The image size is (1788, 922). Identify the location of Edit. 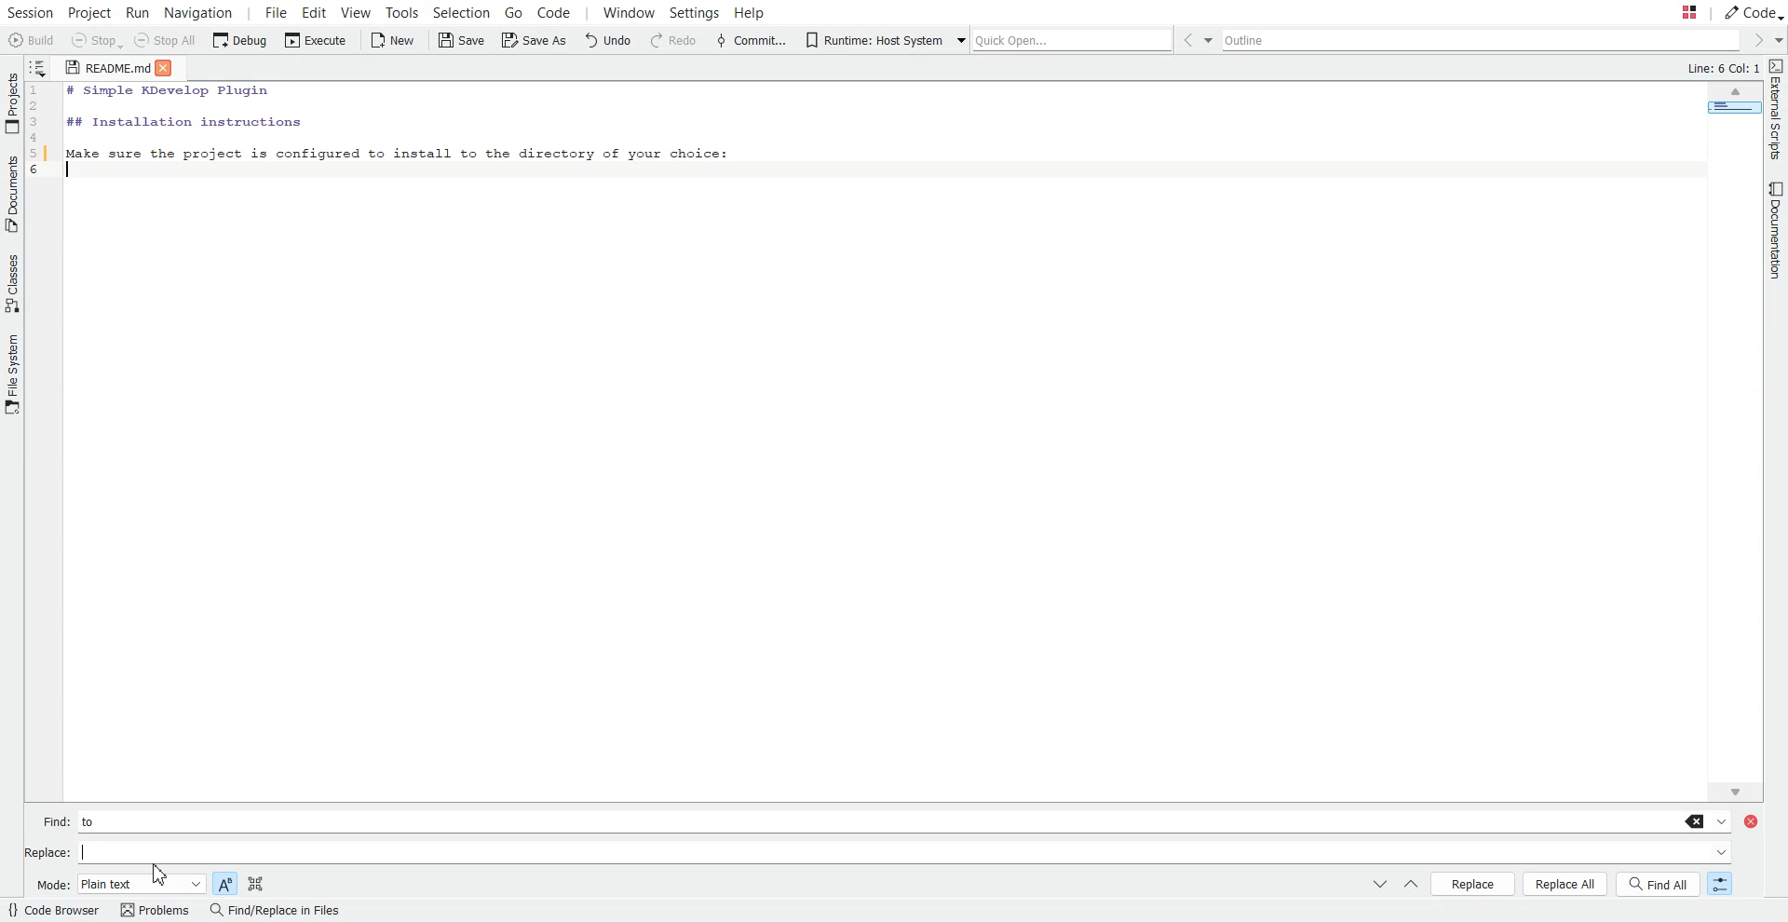
(315, 12).